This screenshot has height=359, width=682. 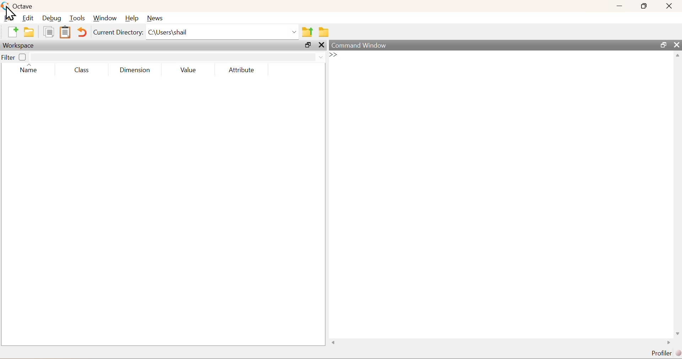 What do you see at coordinates (82, 70) in the screenshot?
I see `Class` at bounding box center [82, 70].